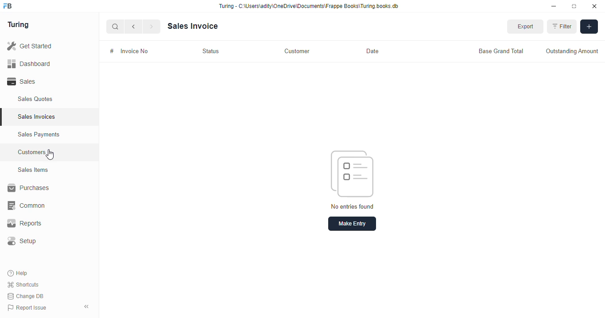  Describe the element at coordinates (40, 224) in the screenshot. I see `Reports` at that location.